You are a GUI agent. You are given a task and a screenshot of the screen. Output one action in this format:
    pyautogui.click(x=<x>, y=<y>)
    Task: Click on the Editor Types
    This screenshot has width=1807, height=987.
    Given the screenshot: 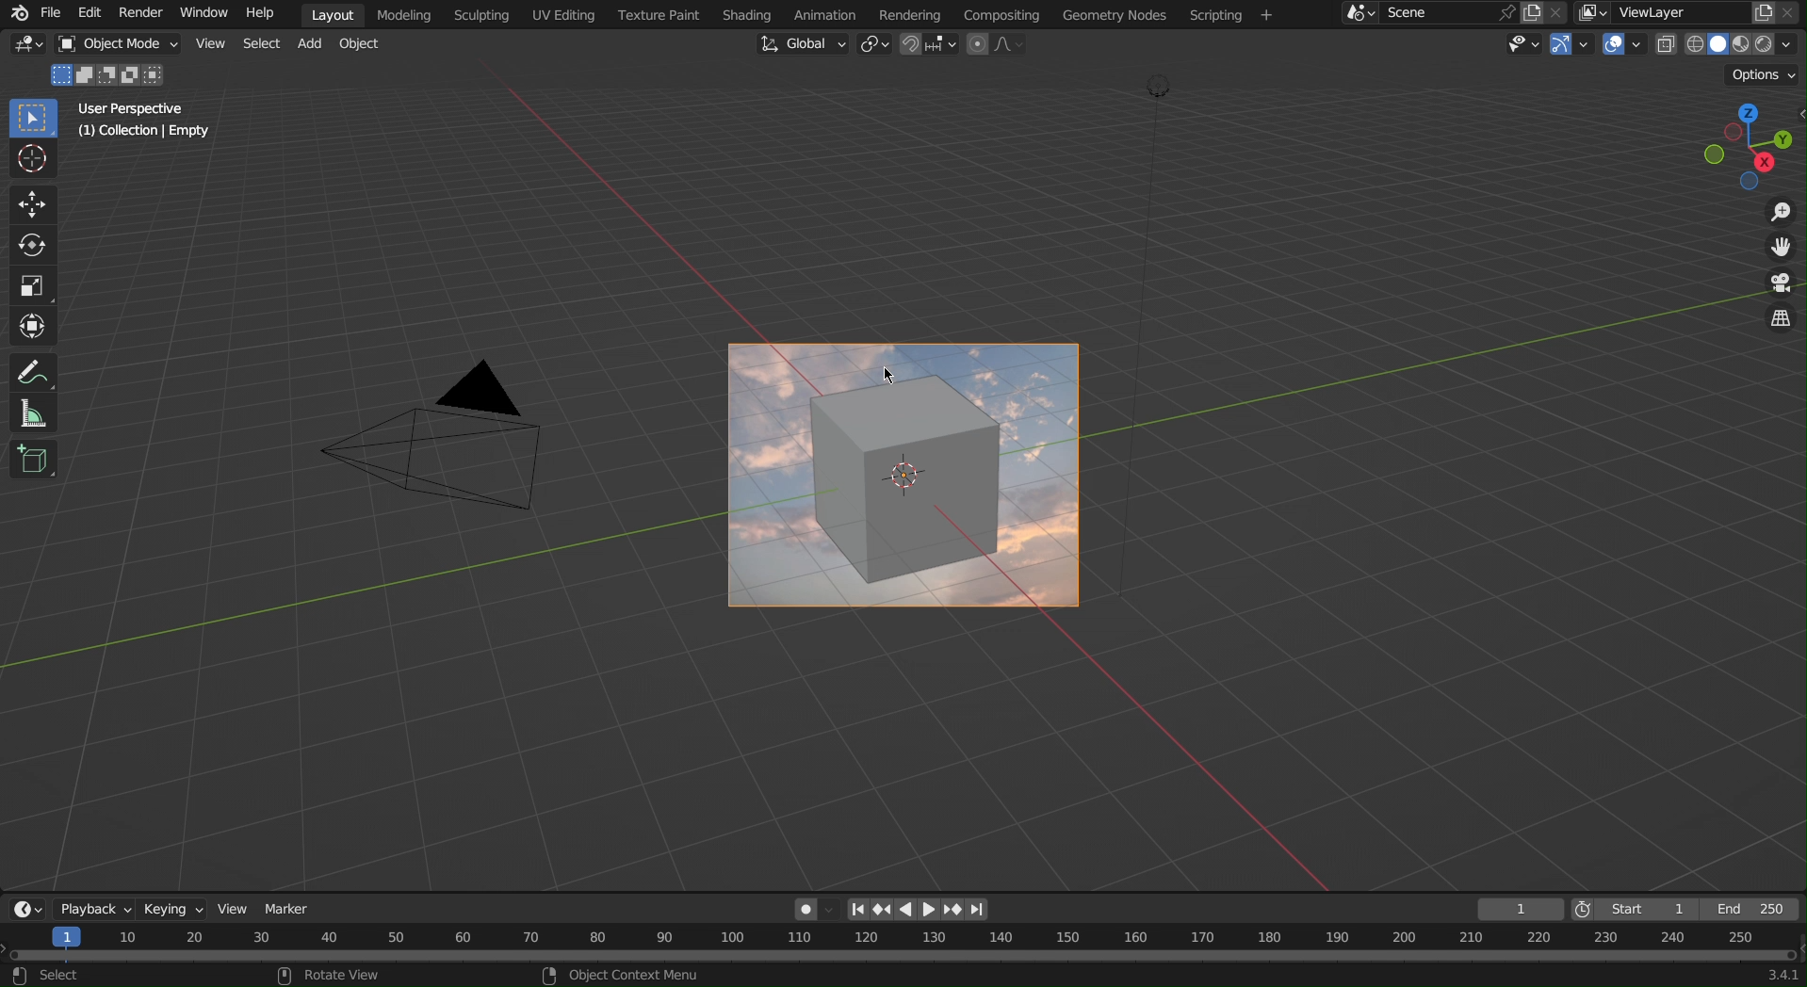 What is the action you would take?
    pyautogui.click(x=23, y=908)
    